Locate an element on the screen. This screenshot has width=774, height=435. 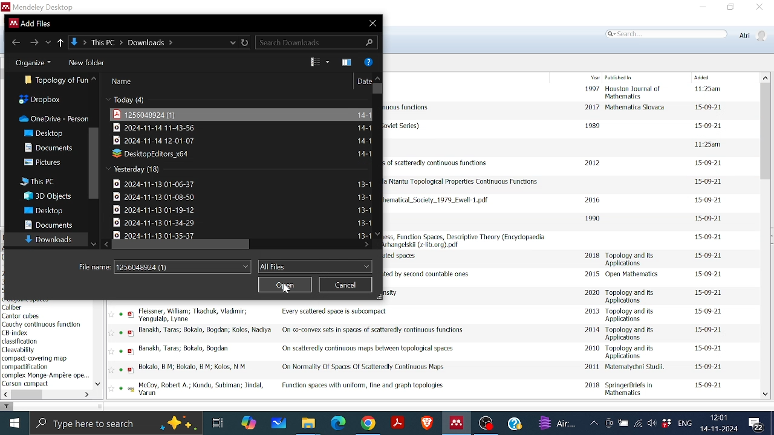
1997 is located at coordinates (590, 89).